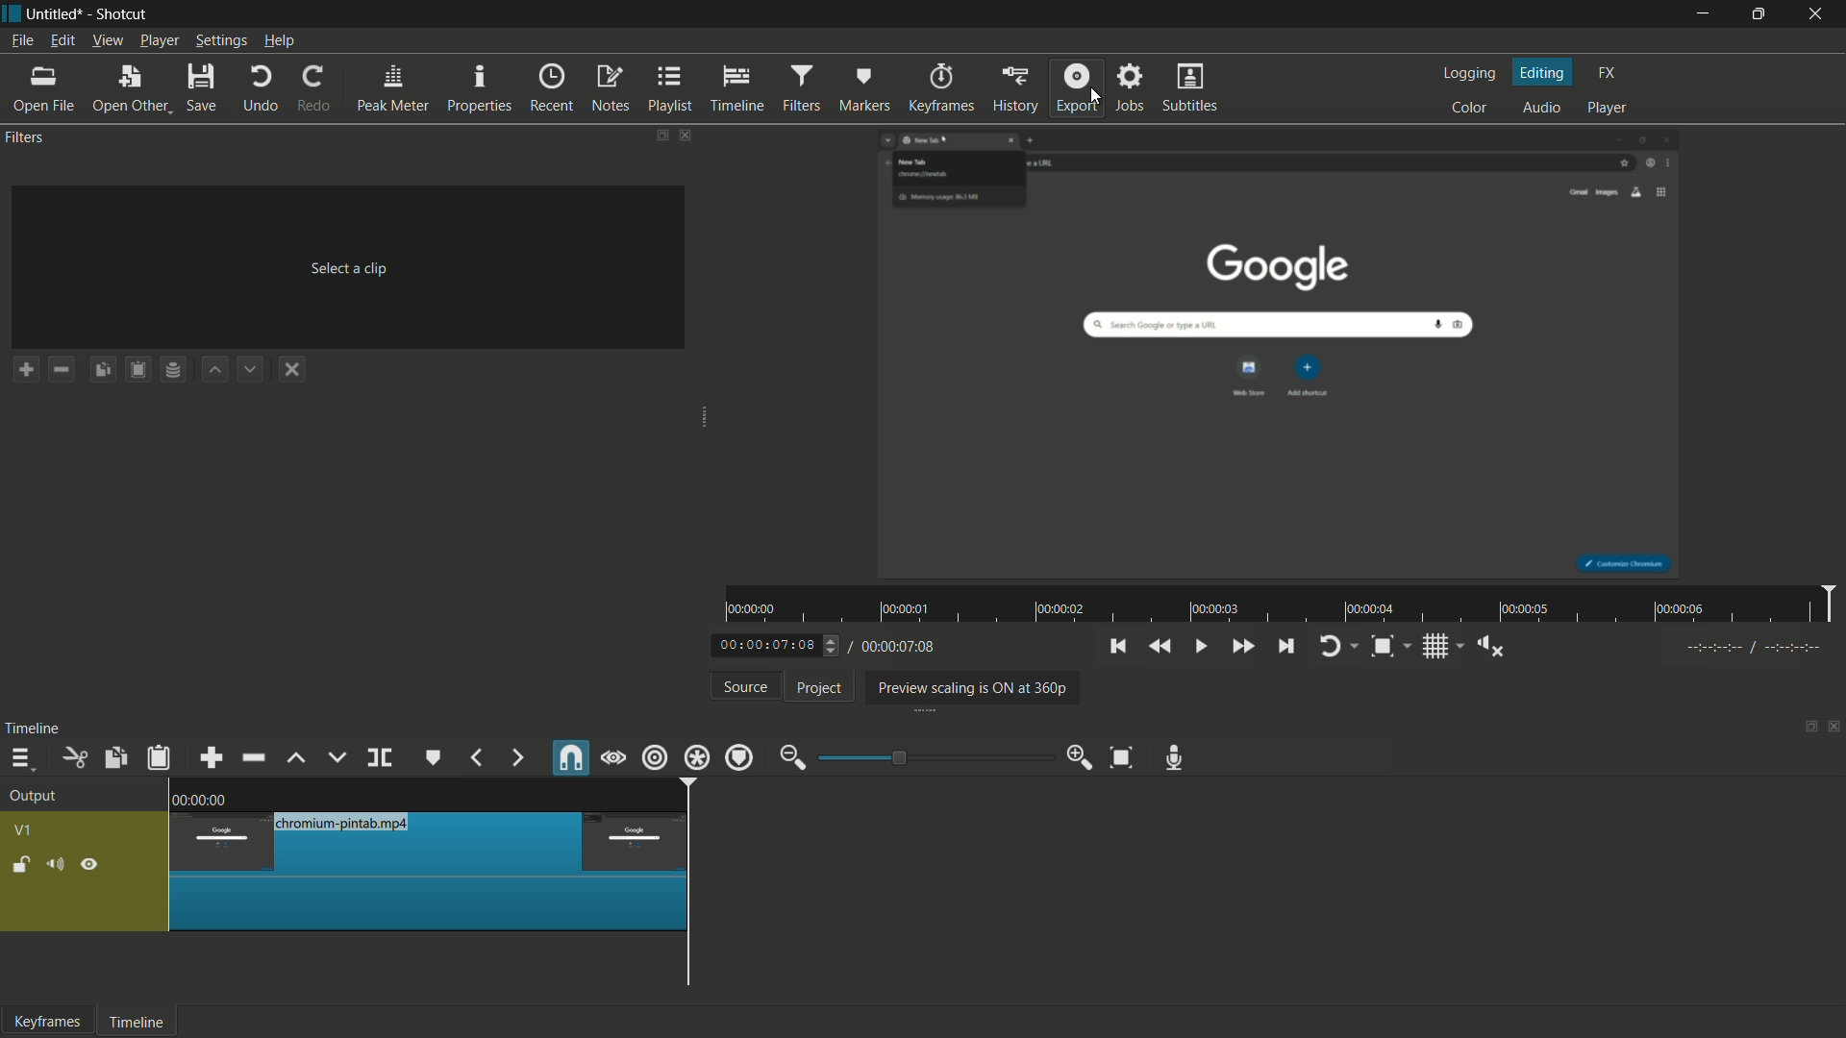 This screenshot has height=1038, width=1846. What do you see at coordinates (695, 757) in the screenshot?
I see `ripple all tracks` at bounding box center [695, 757].